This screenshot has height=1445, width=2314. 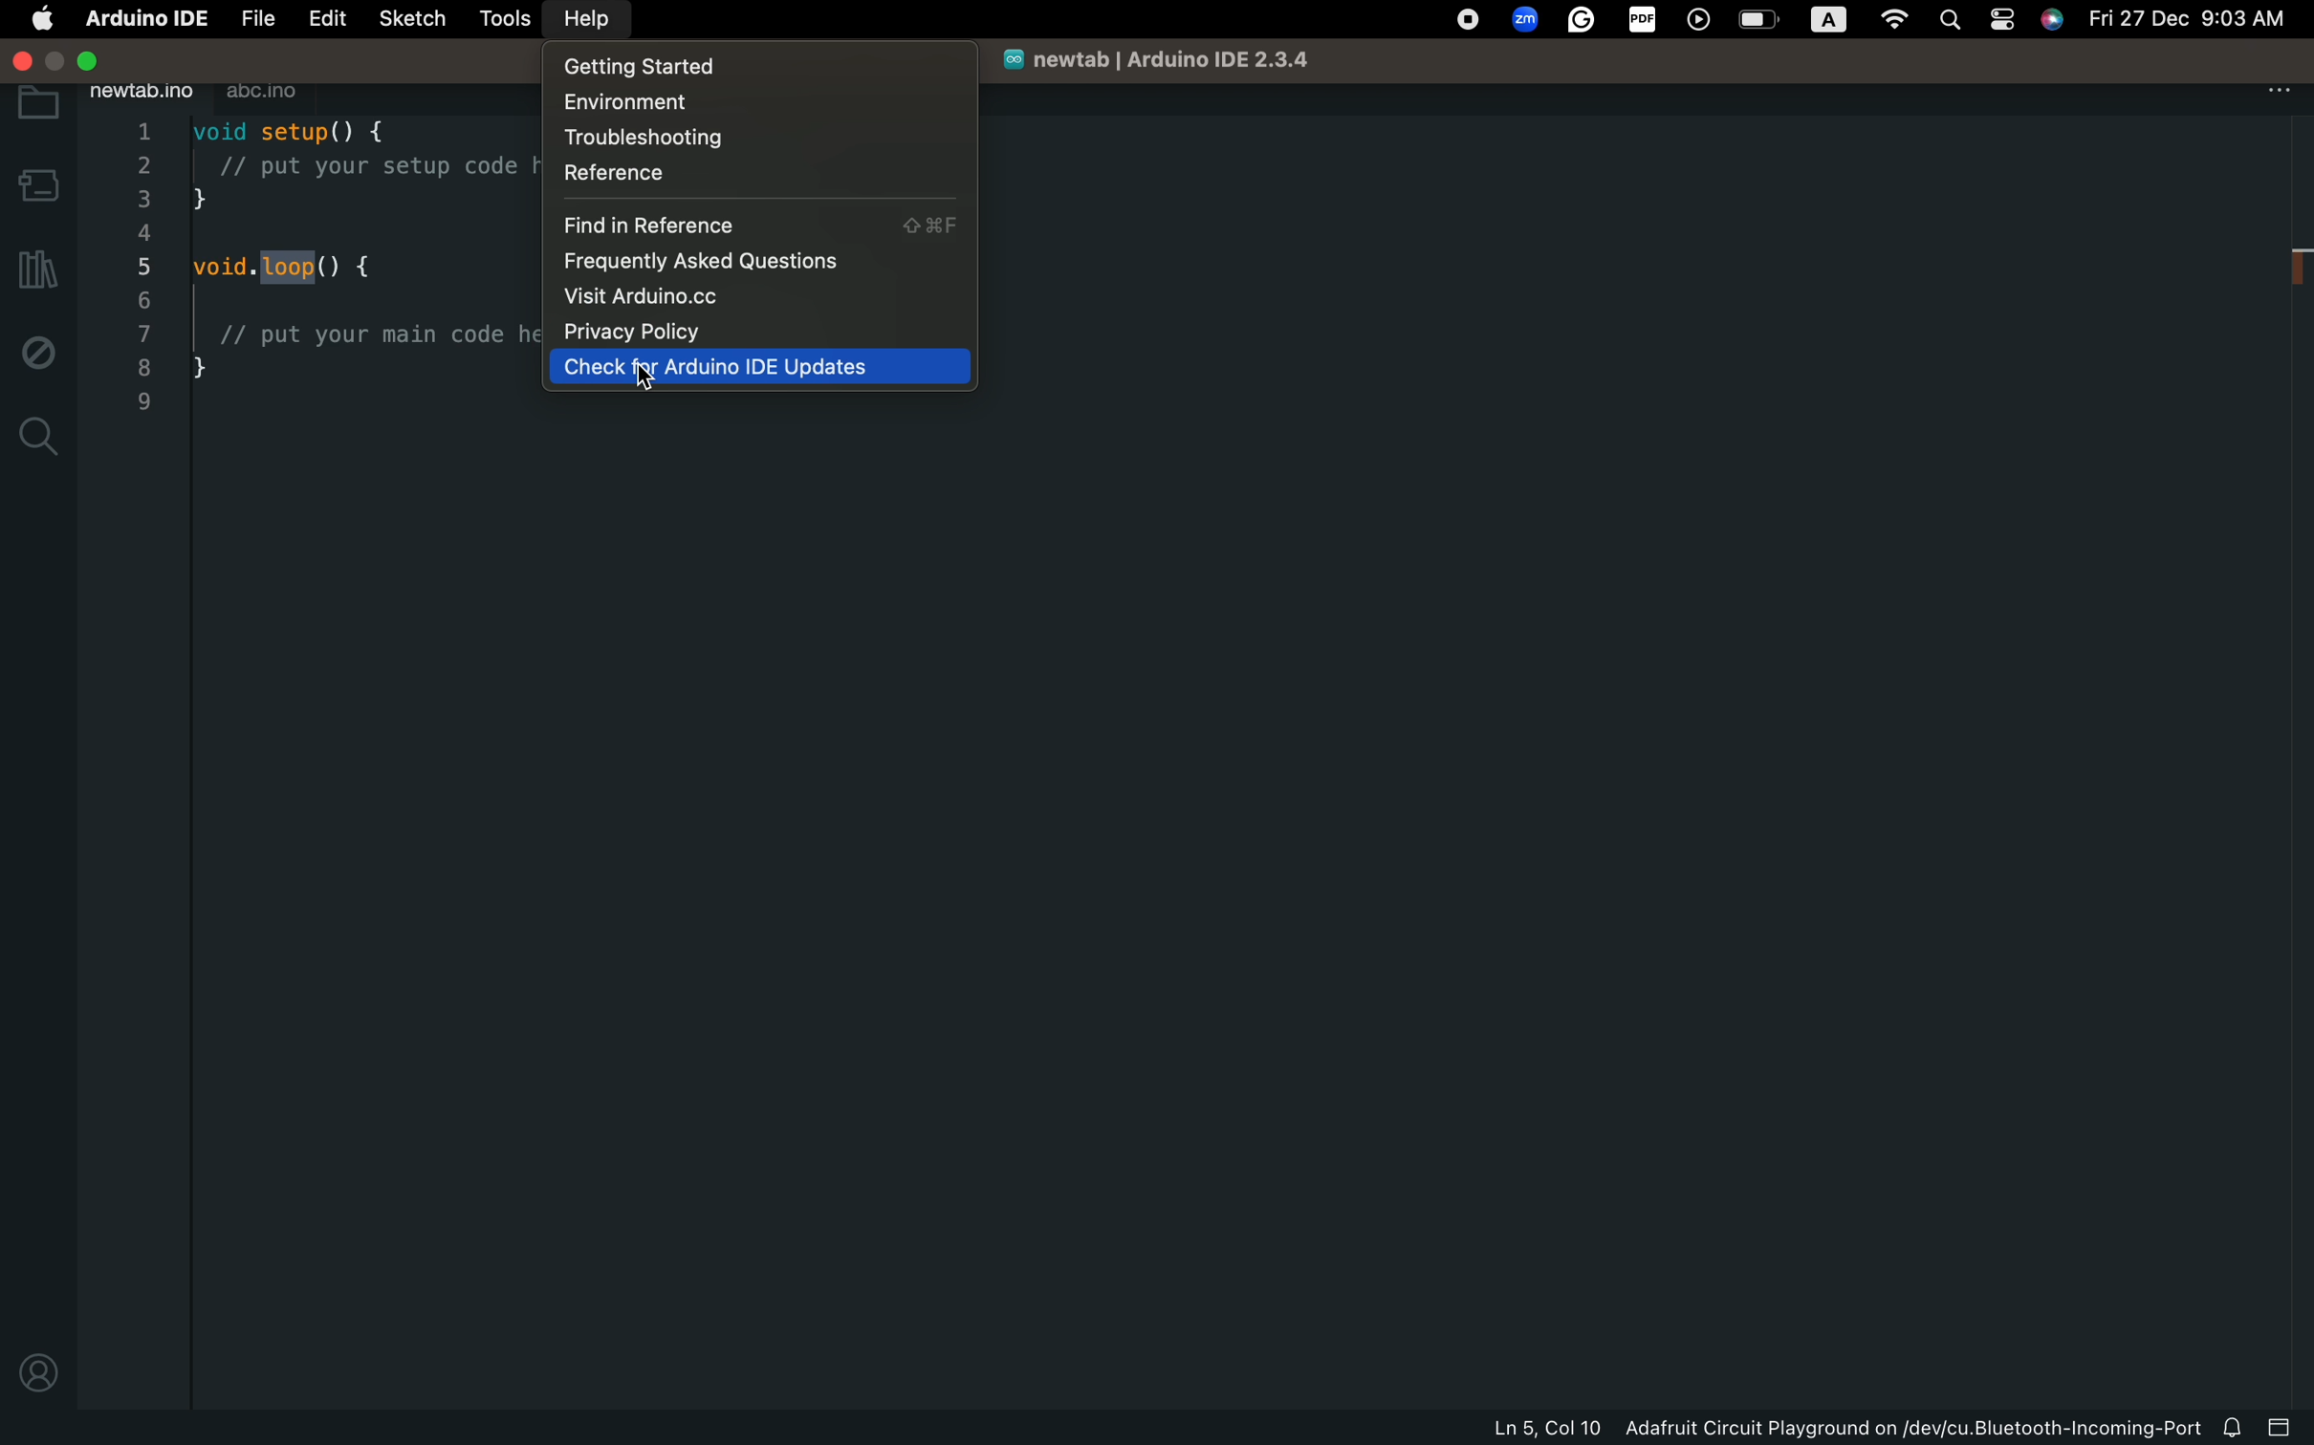 I want to click on Grammerly, so click(x=1578, y=20).